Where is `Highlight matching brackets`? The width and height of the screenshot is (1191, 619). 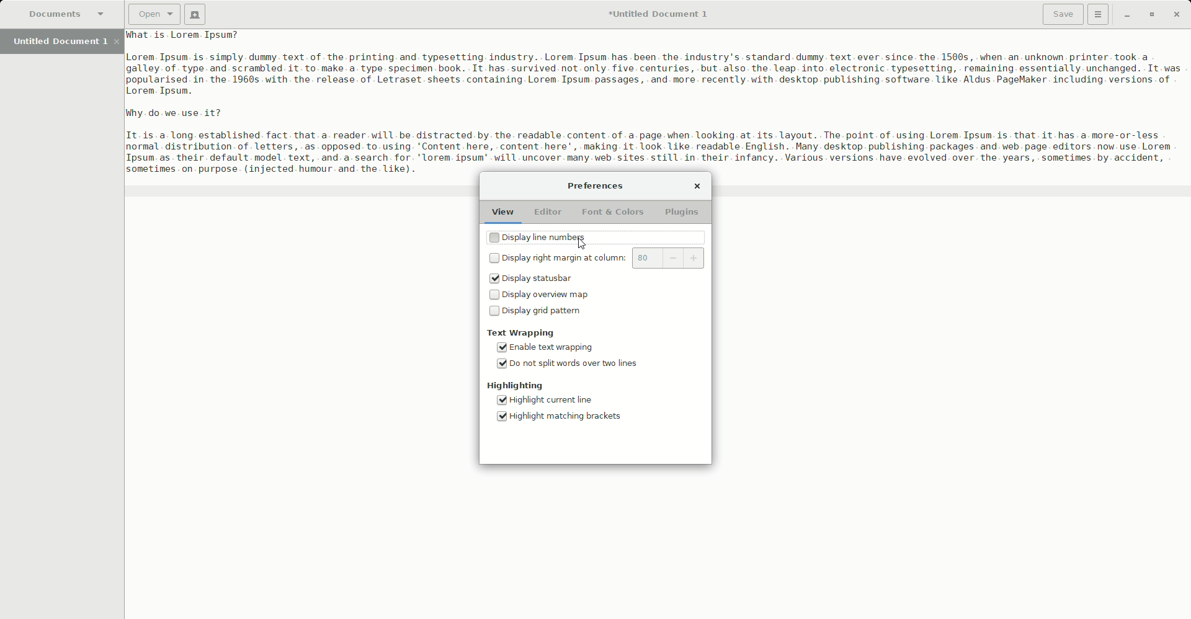
Highlight matching brackets is located at coordinates (560, 417).